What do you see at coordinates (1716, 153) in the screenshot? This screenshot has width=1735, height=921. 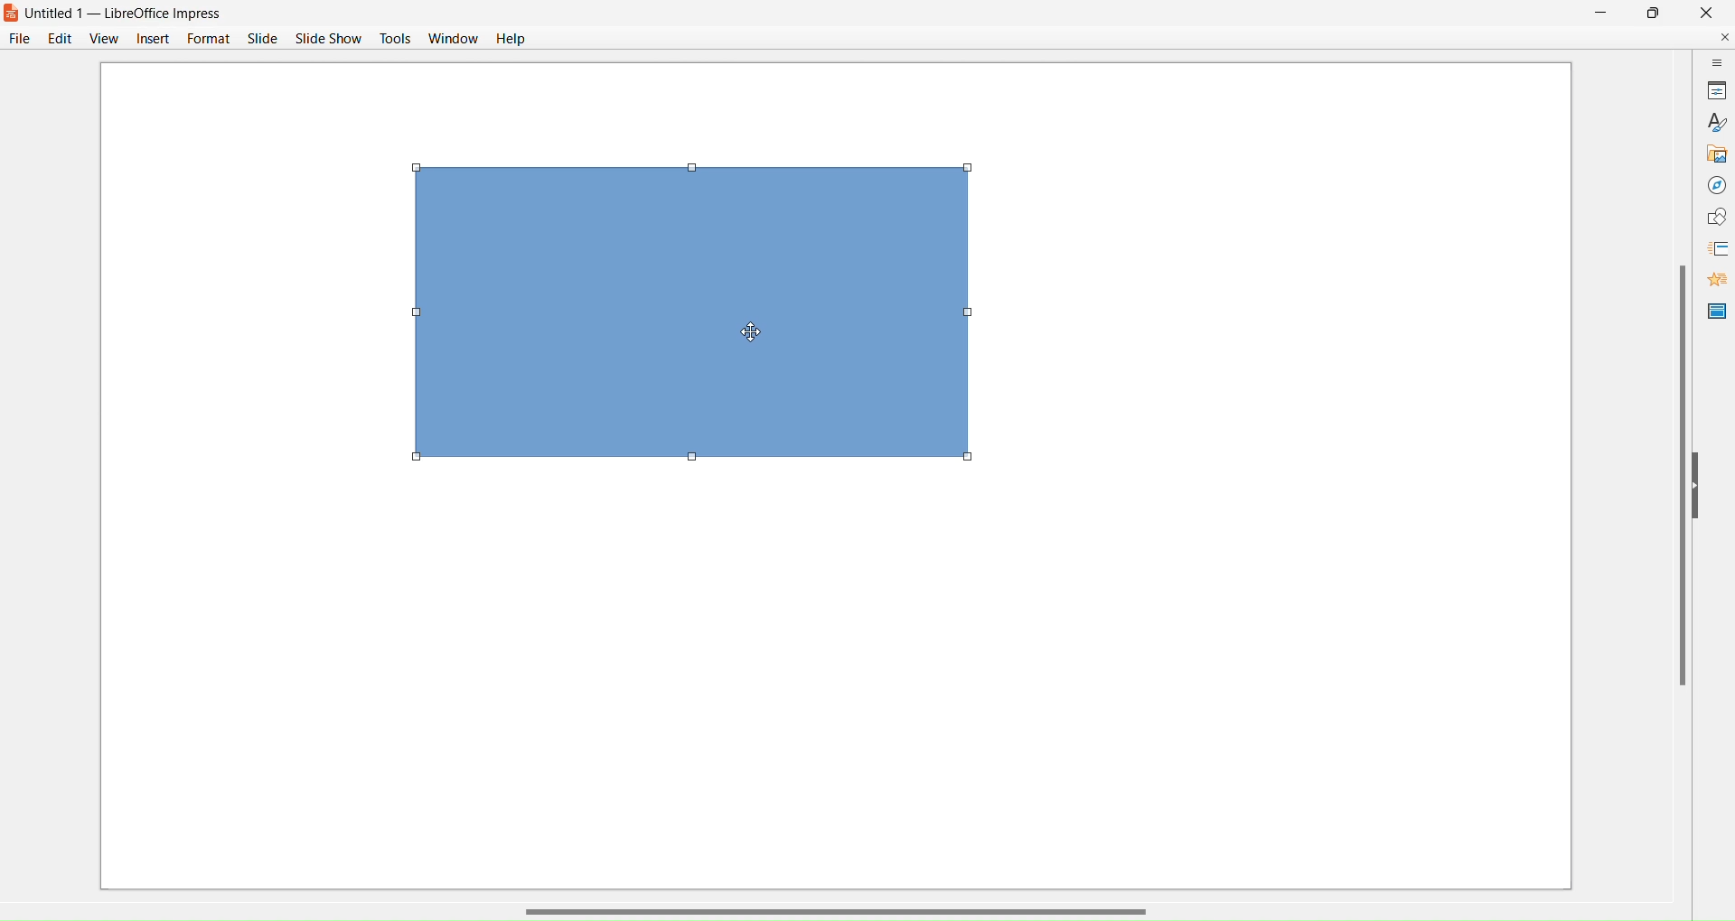 I see `Gallery` at bounding box center [1716, 153].